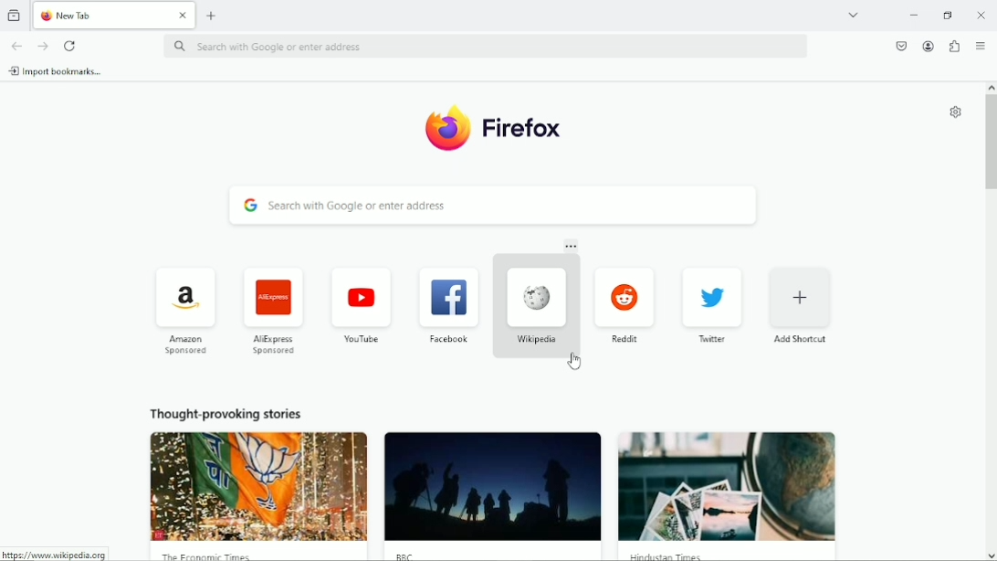 The image size is (997, 561). What do you see at coordinates (915, 14) in the screenshot?
I see `Minimize` at bounding box center [915, 14].